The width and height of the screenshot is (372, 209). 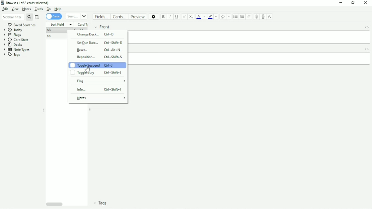 I want to click on Select formatting to remove, so click(x=229, y=17).